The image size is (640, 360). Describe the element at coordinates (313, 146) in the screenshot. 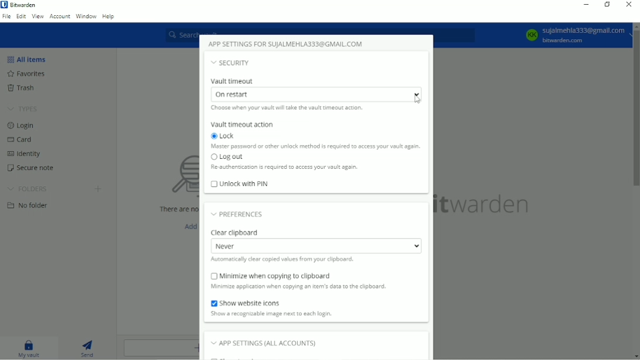

I see `Master password or other unlock method is required to access your vault again.` at that location.